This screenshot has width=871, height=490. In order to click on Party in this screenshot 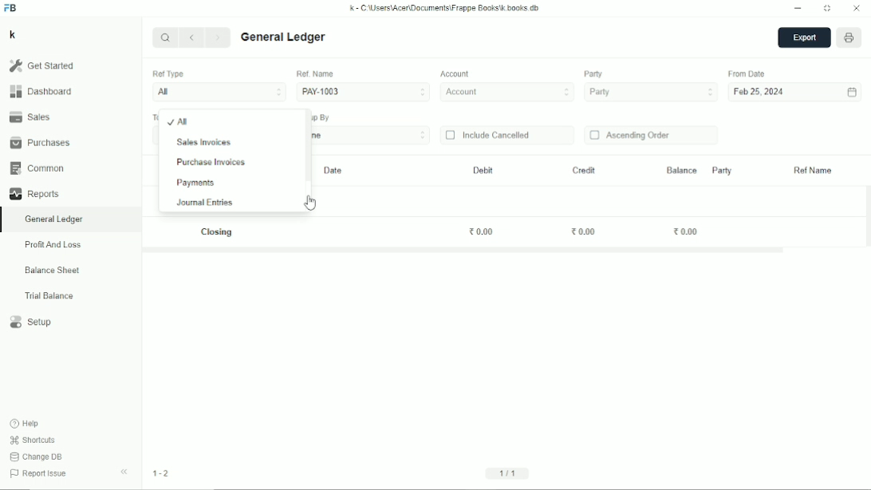, I will do `click(651, 93)`.